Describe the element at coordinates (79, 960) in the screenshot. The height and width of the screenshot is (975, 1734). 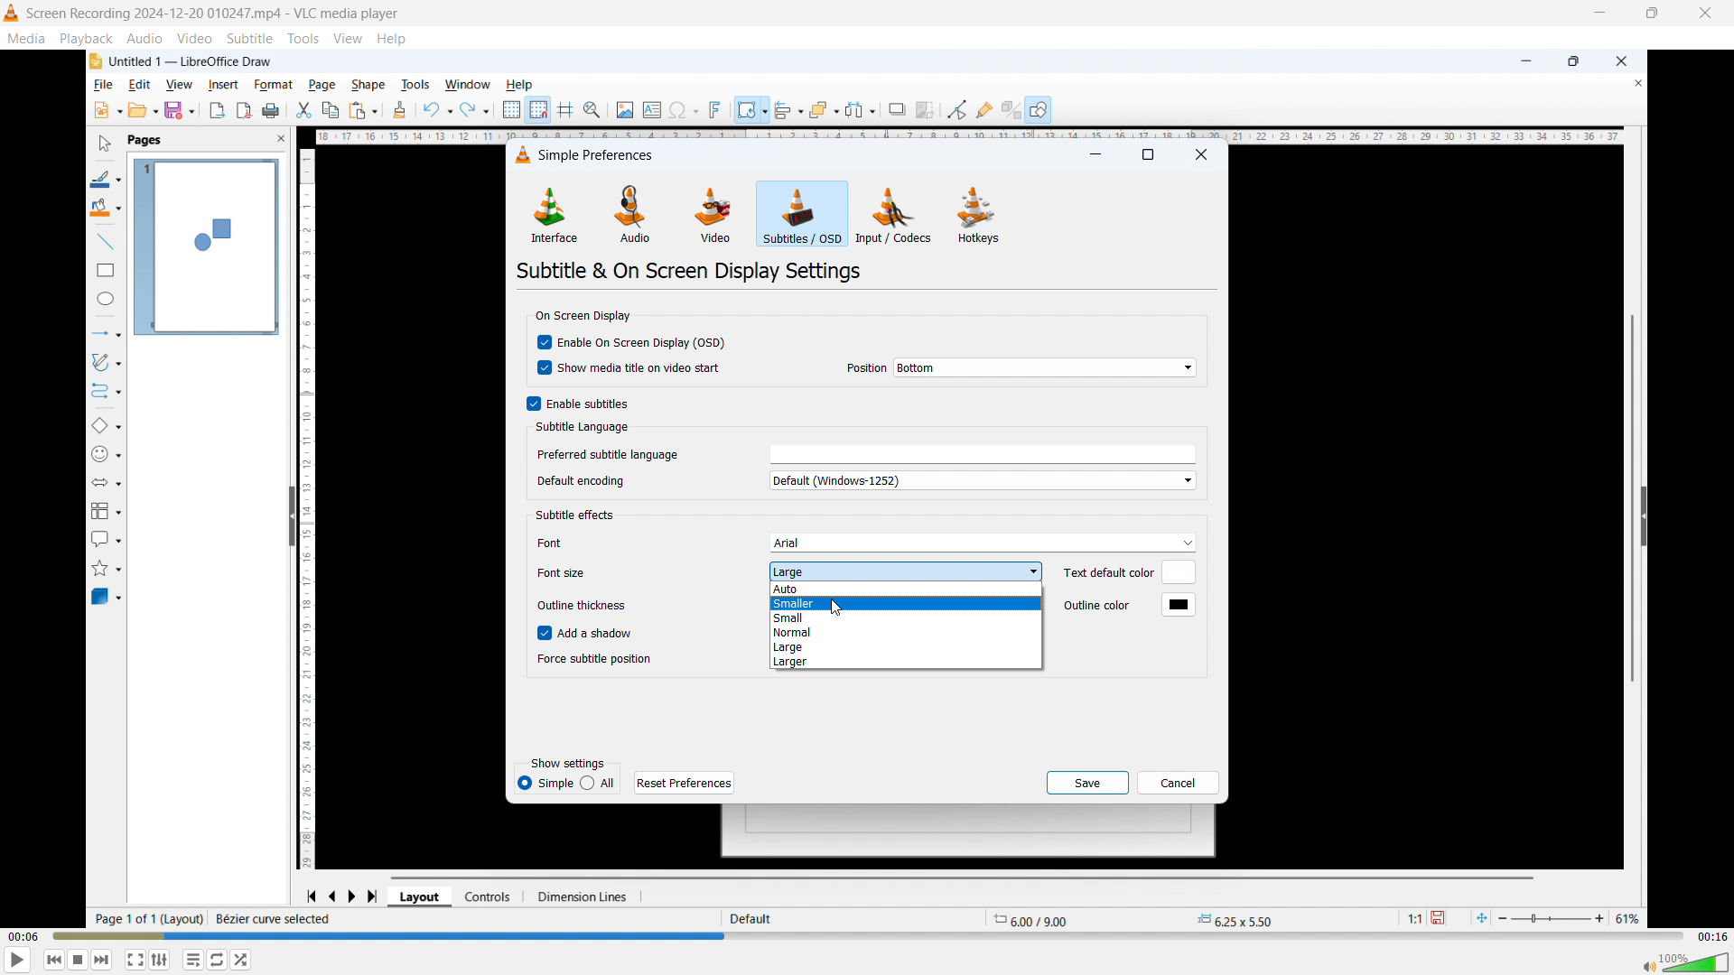
I see `Stop playing ` at that location.